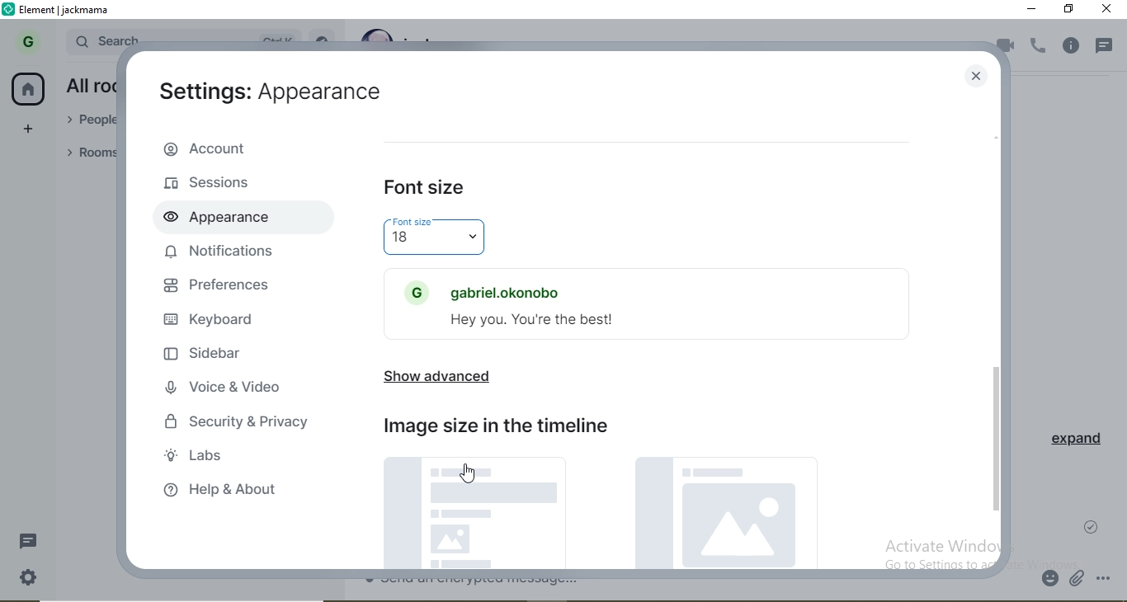 Image resolution: width=1127 pixels, height=602 pixels. Describe the element at coordinates (201, 349) in the screenshot. I see `sidebar` at that location.